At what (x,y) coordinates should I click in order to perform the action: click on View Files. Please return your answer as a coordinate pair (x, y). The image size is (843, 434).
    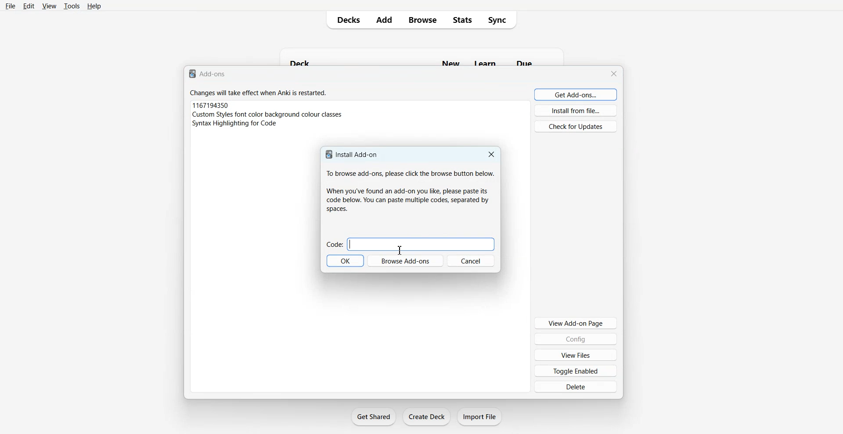
    Looking at the image, I should click on (576, 355).